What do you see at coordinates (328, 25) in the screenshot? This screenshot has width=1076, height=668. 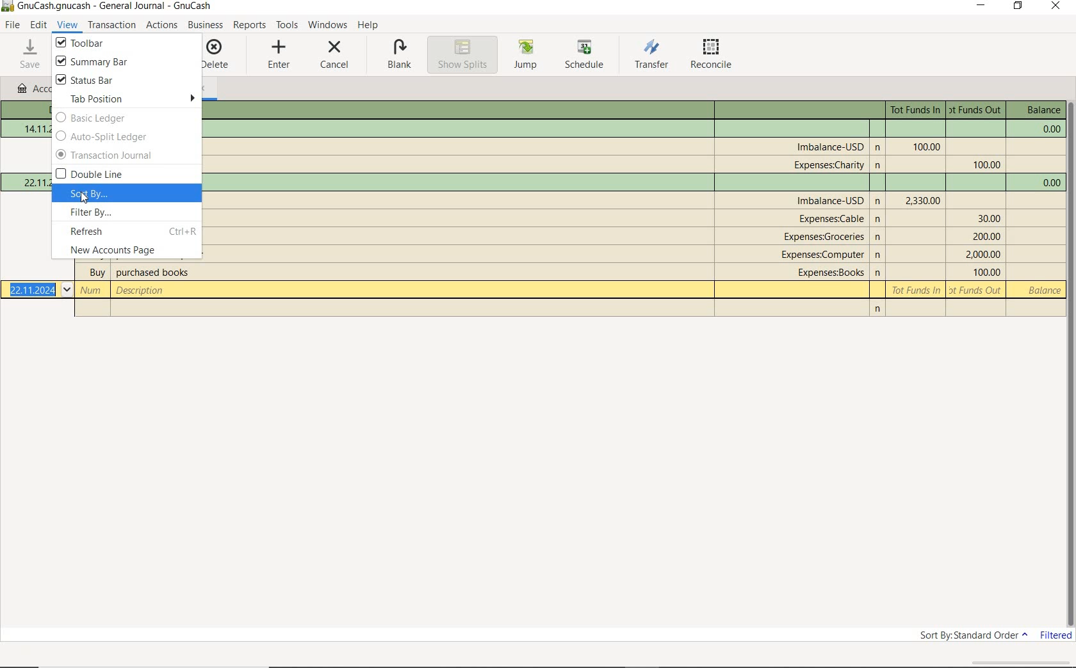 I see `WINDOWS` at bounding box center [328, 25].